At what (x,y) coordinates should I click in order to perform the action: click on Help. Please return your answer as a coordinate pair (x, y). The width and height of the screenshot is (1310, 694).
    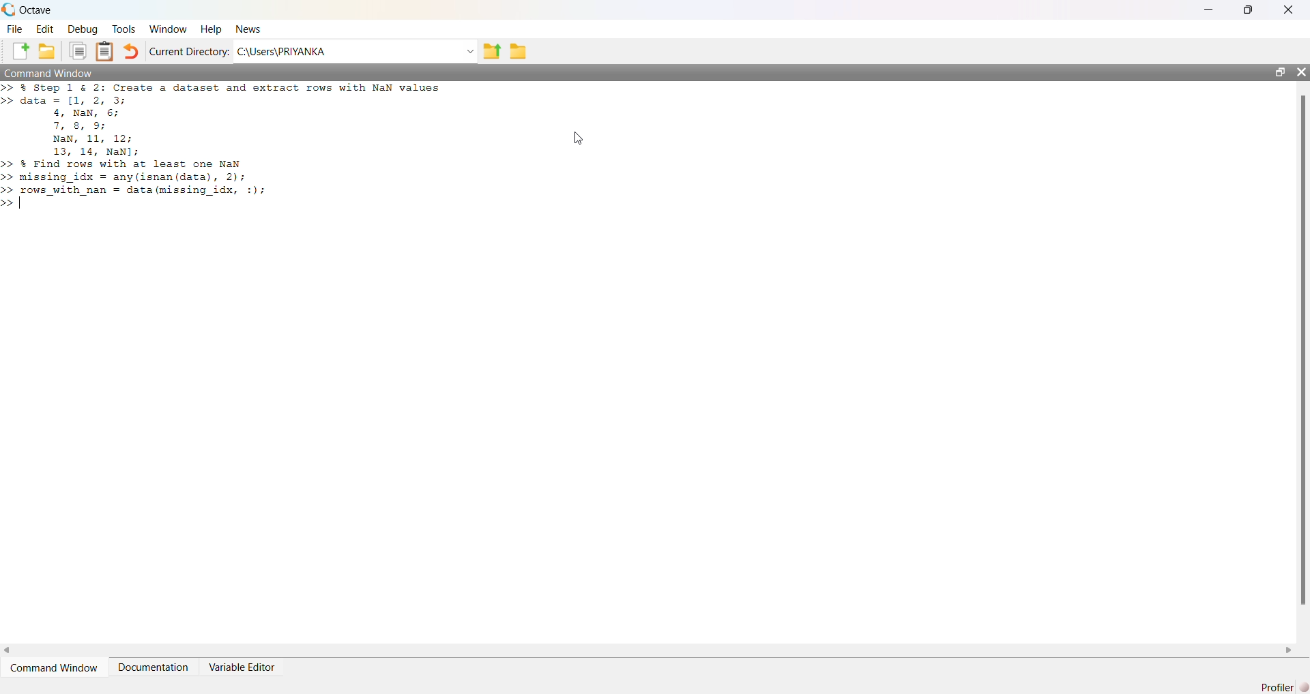
    Looking at the image, I should click on (211, 30).